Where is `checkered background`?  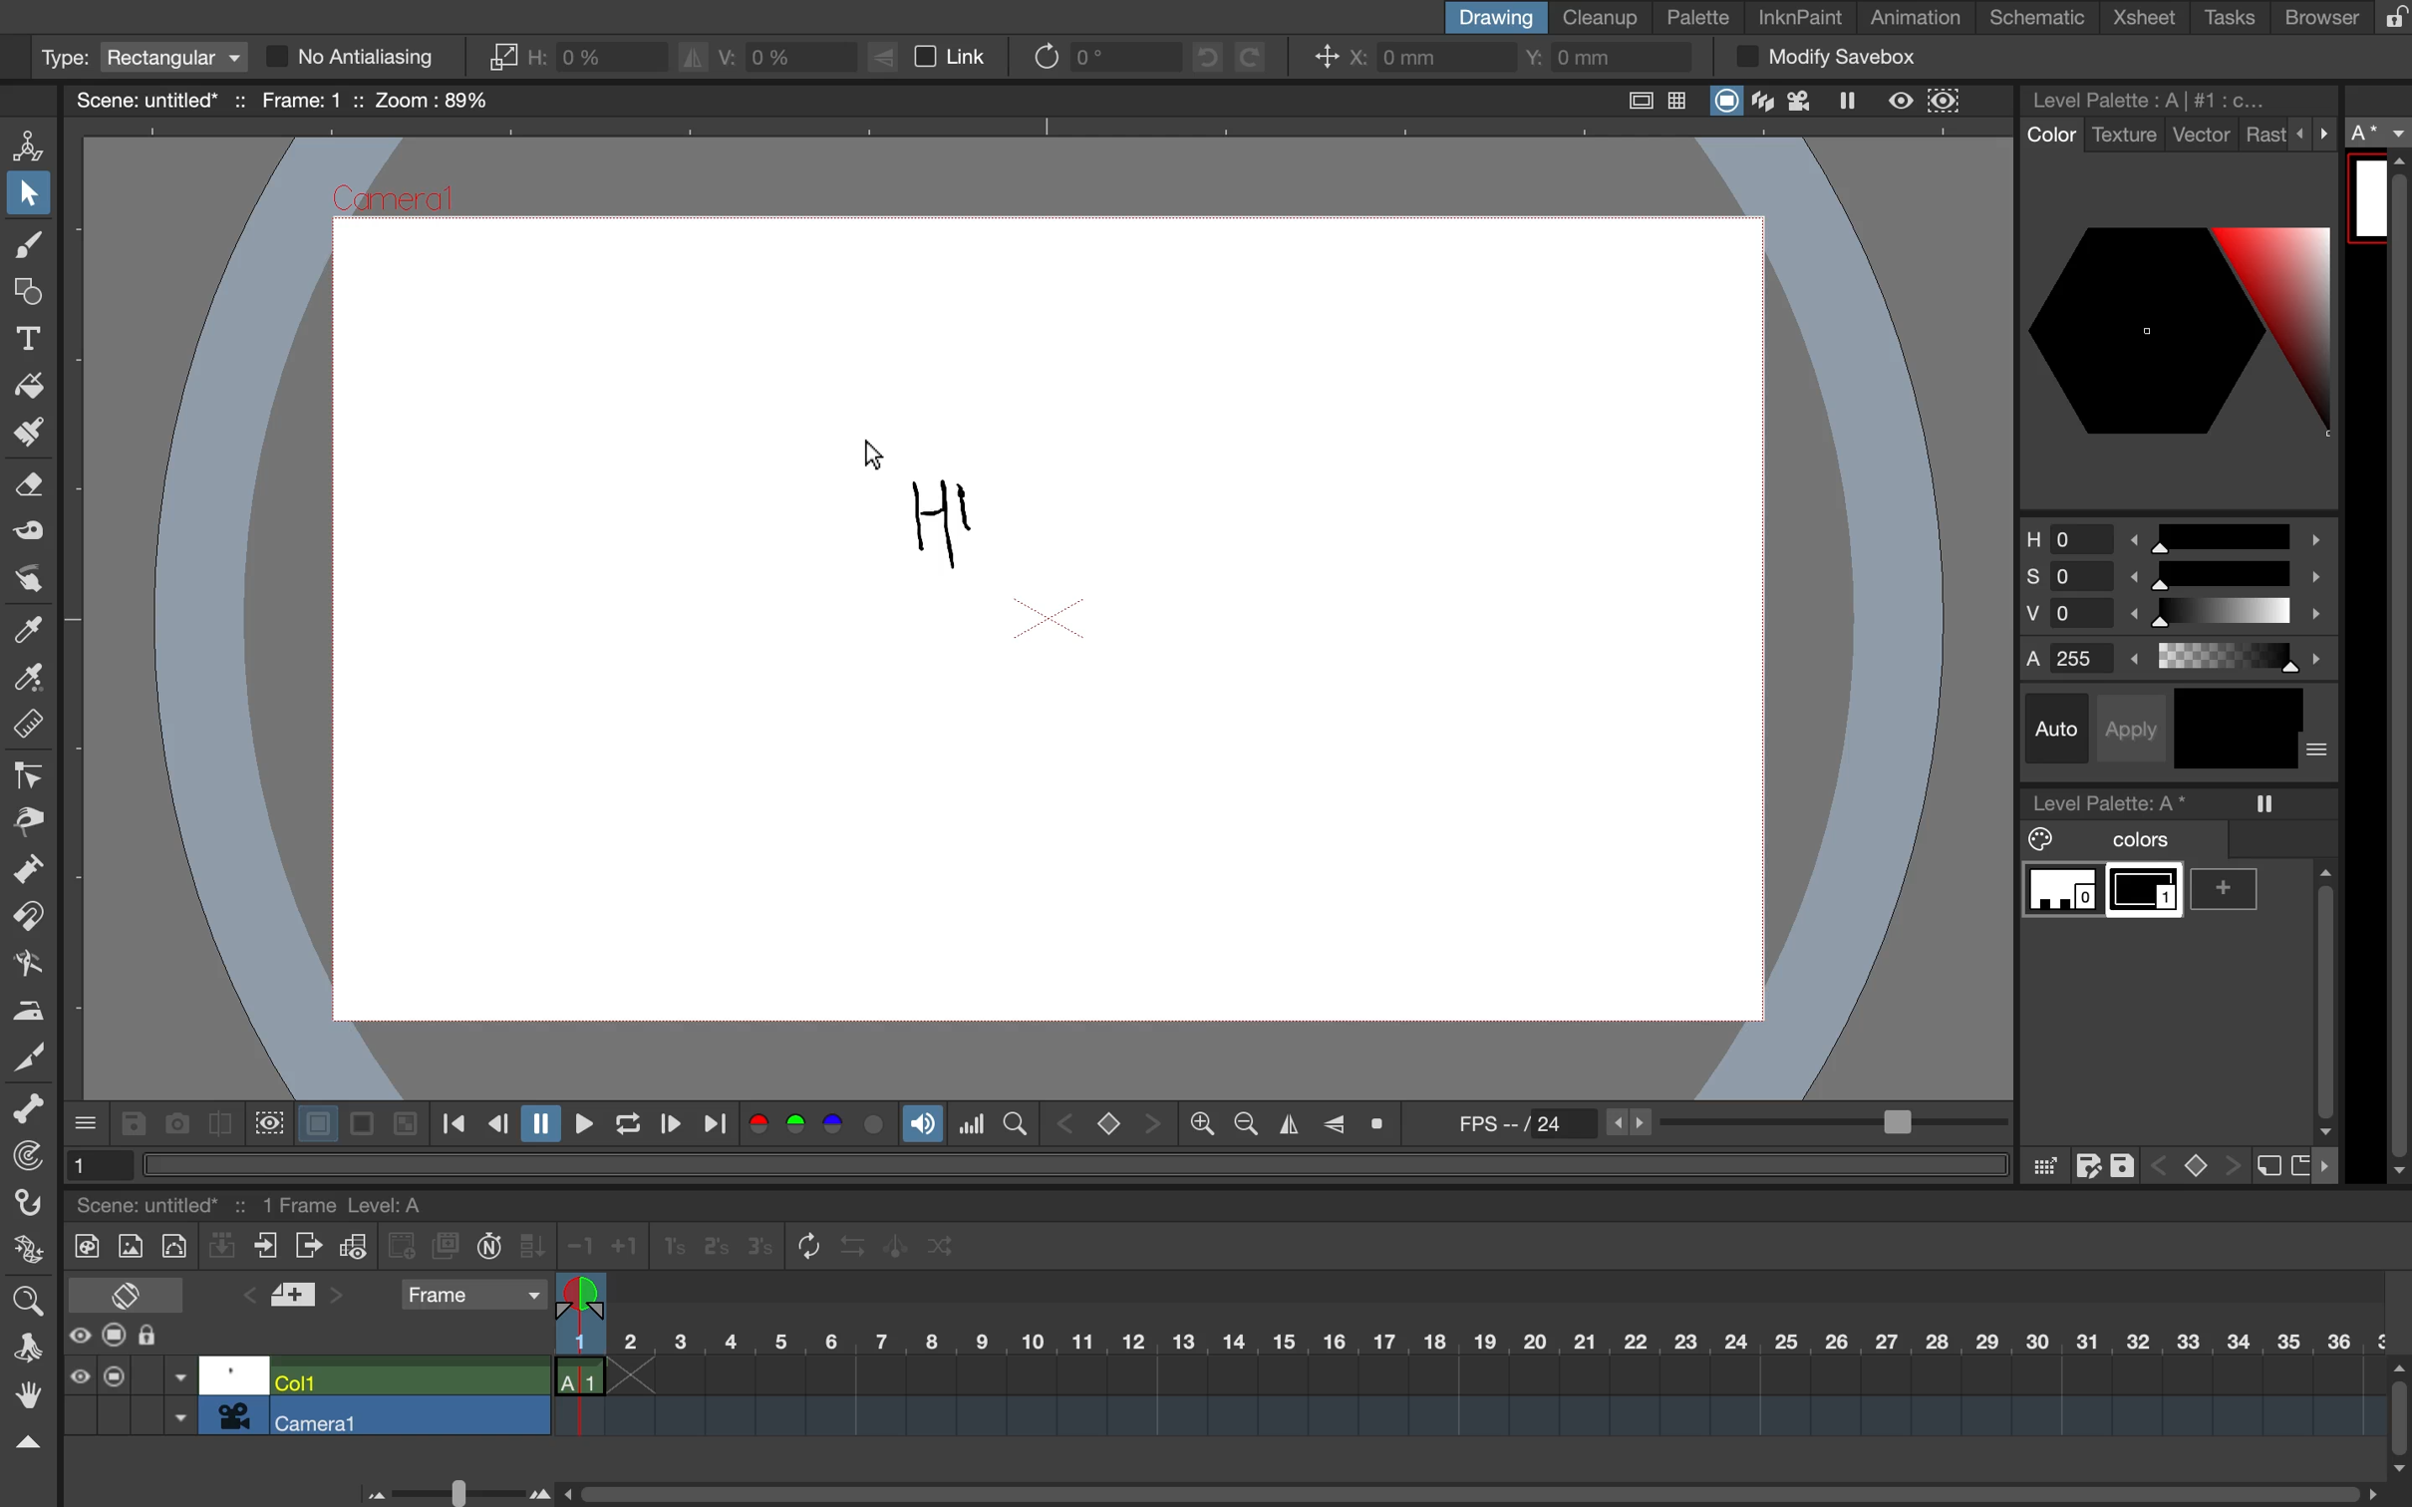 checkered background is located at coordinates (403, 1121).